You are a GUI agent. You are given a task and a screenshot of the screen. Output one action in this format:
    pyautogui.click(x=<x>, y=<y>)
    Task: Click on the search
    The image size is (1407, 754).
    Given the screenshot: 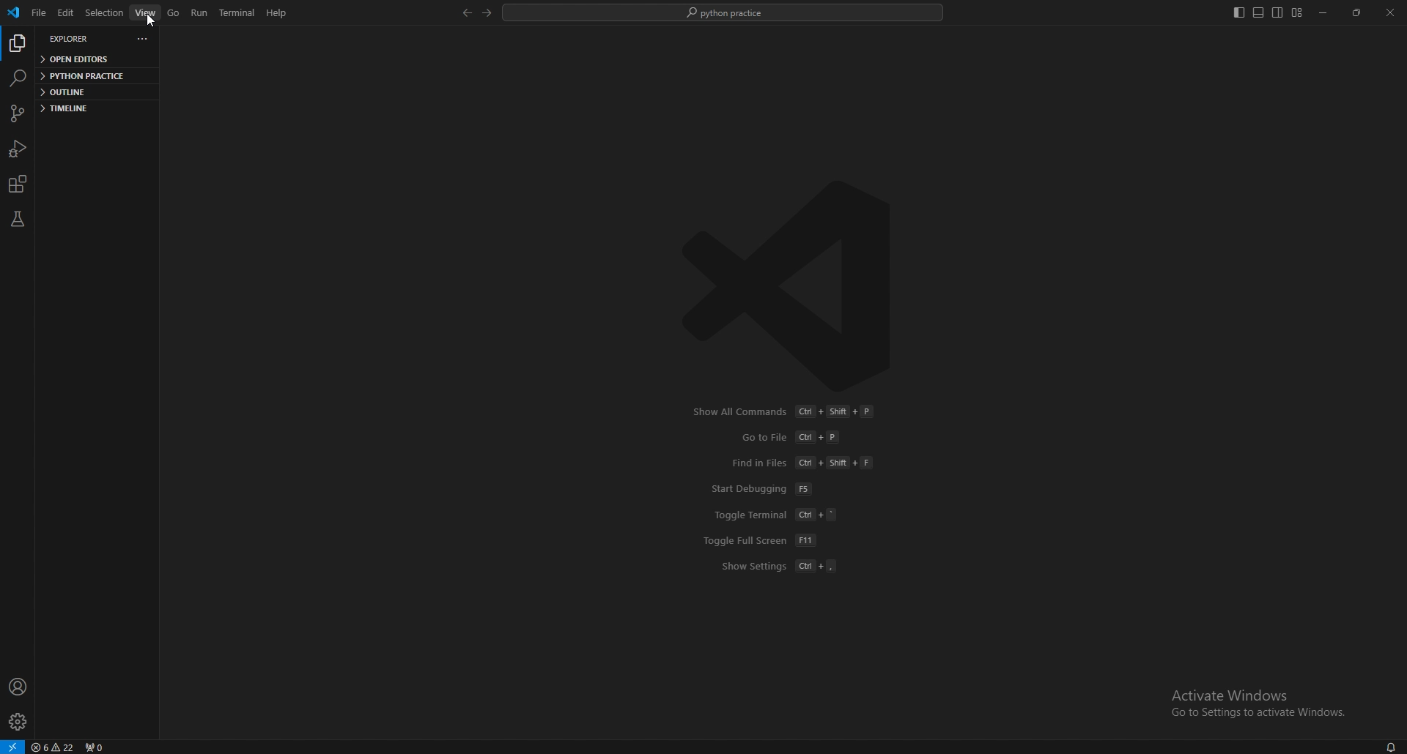 What is the action you would take?
    pyautogui.click(x=19, y=78)
    